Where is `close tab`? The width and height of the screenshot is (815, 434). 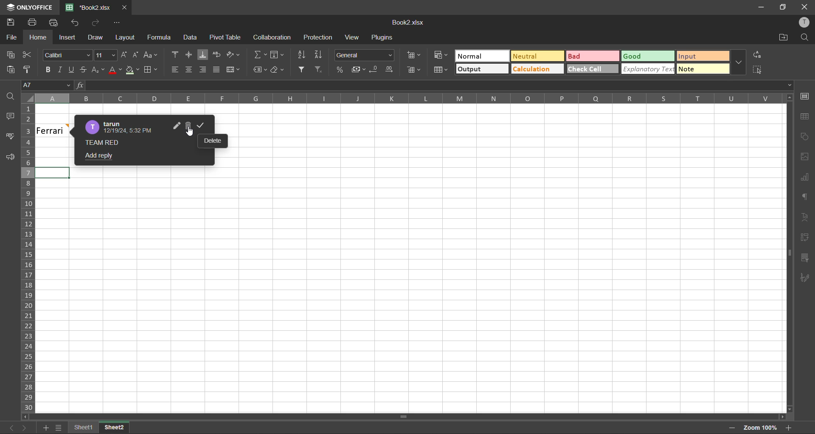
close tab is located at coordinates (125, 8).